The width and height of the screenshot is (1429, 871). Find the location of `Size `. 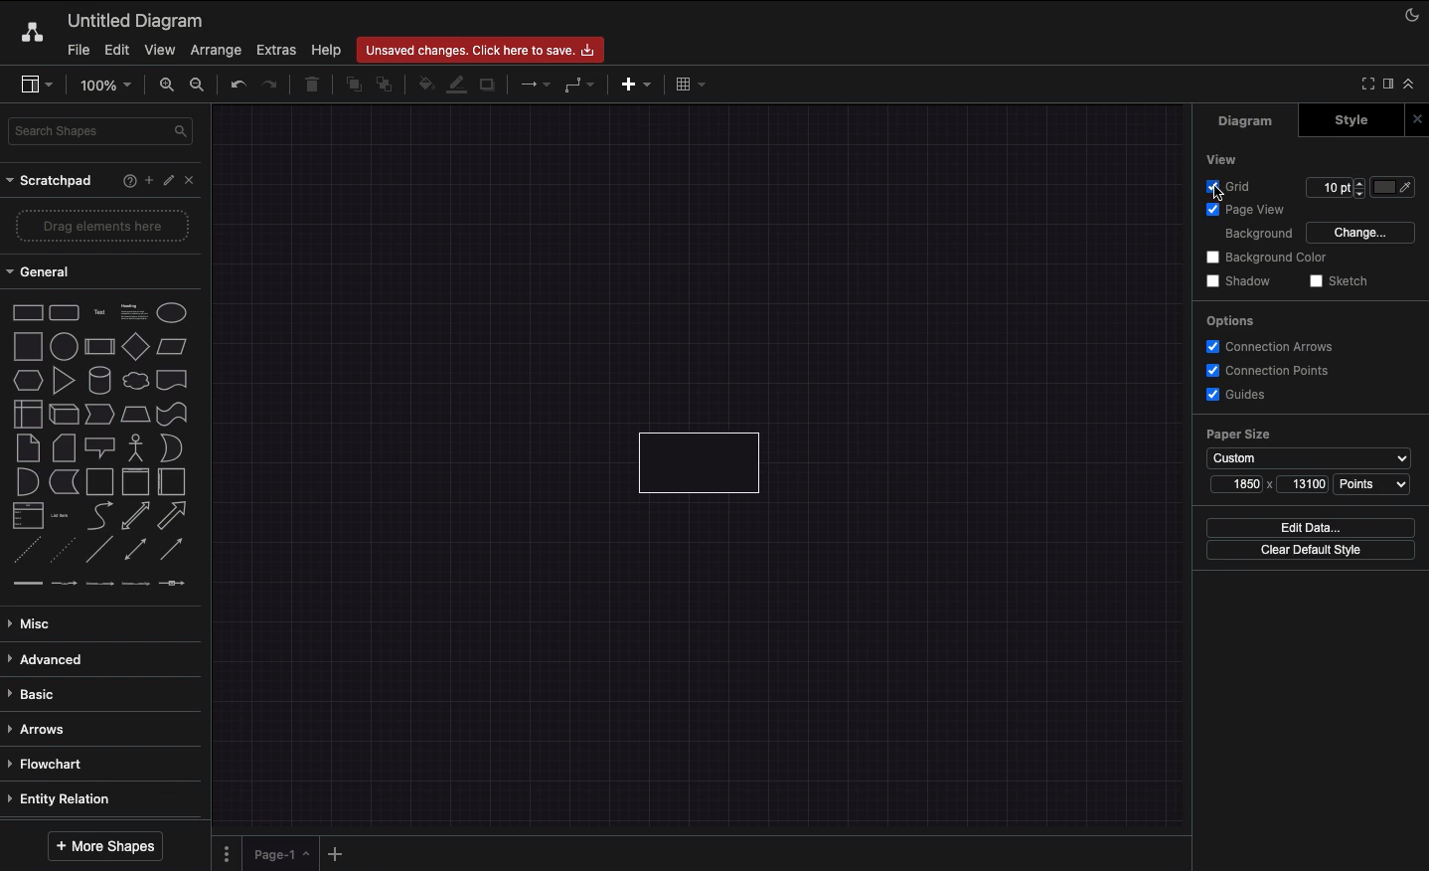

Size  is located at coordinates (1271, 487).